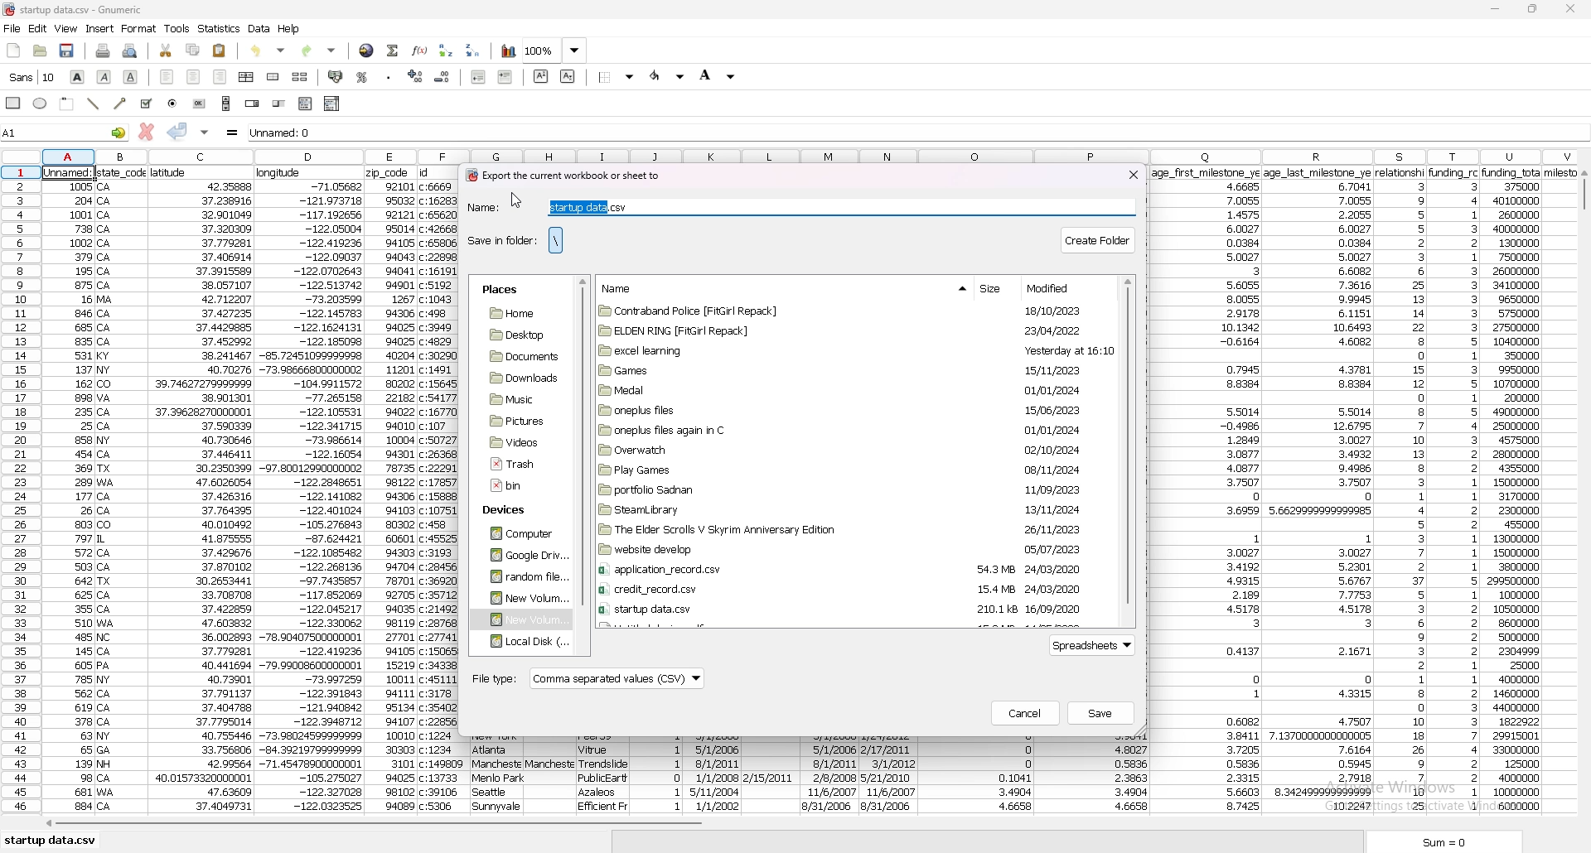 The height and width of the screenshot is (853, 1591). I want to click on formula, so click(233, 133).